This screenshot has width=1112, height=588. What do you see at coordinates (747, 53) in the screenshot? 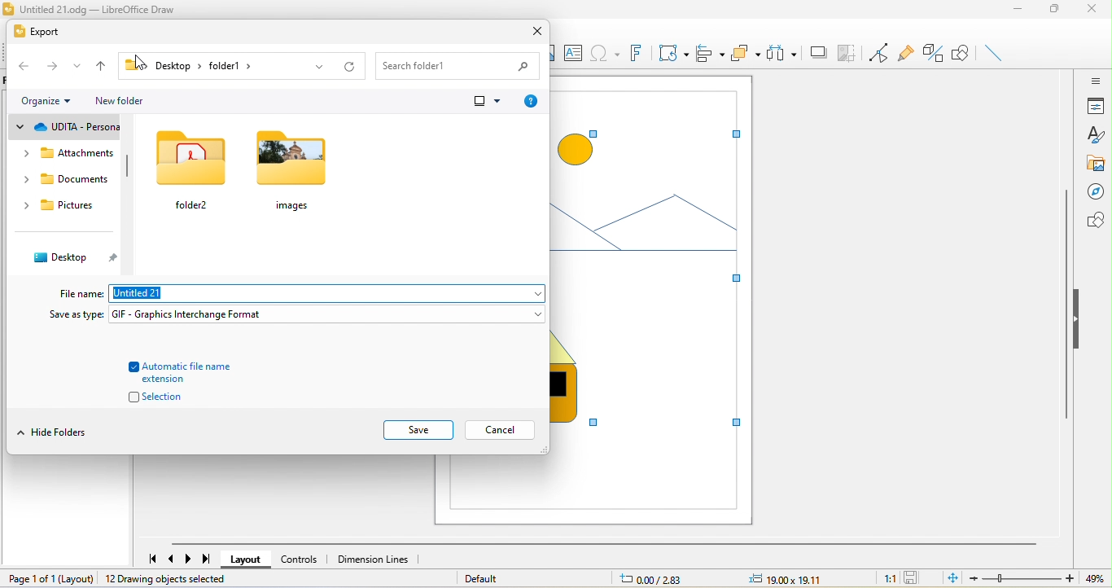
I see `arrange` at bounding box center [747, 53].